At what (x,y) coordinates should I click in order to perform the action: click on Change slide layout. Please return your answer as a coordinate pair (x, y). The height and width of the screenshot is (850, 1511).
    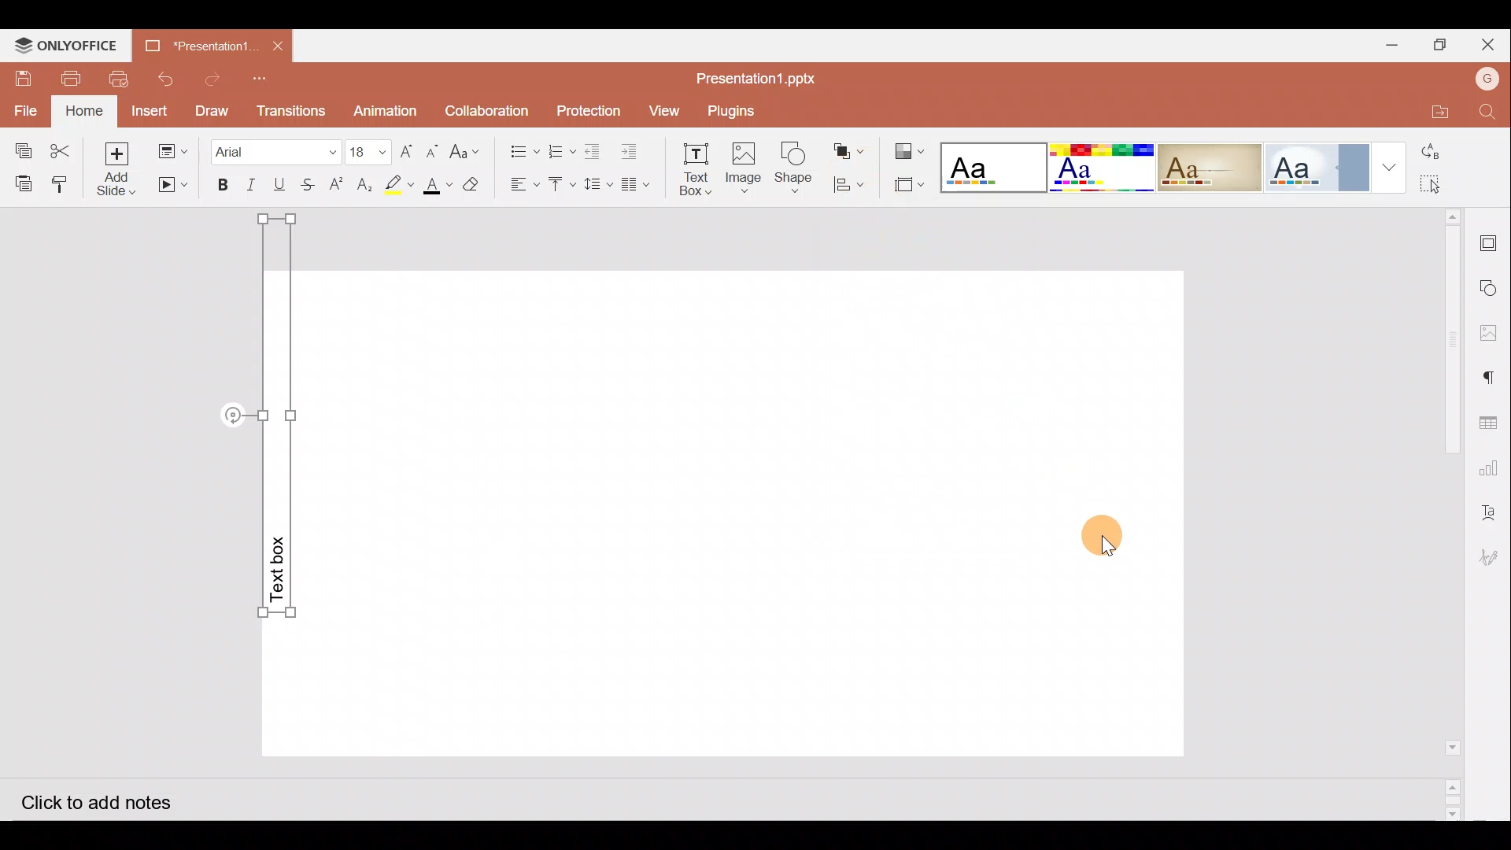
    Looking at the image, I should click on (174, 149).